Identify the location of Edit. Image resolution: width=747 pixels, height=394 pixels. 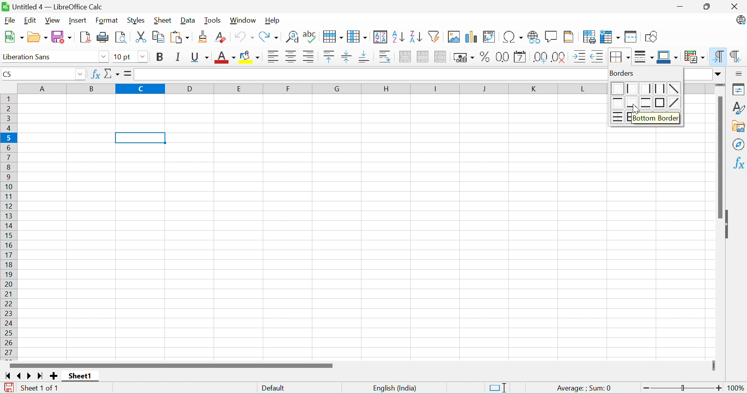
(29, 20).